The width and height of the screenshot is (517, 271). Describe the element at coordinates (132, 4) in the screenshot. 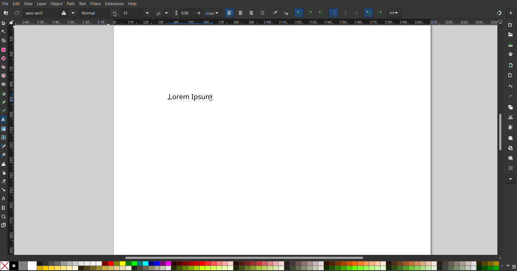

I see `Help` at that location.